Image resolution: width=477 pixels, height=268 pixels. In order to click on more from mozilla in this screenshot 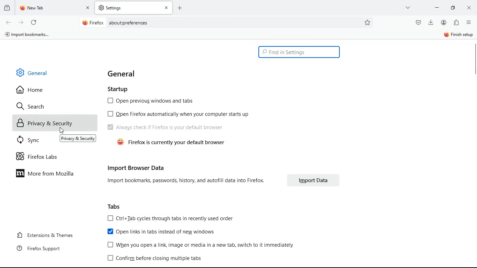, I will do `click(51, 174)`.